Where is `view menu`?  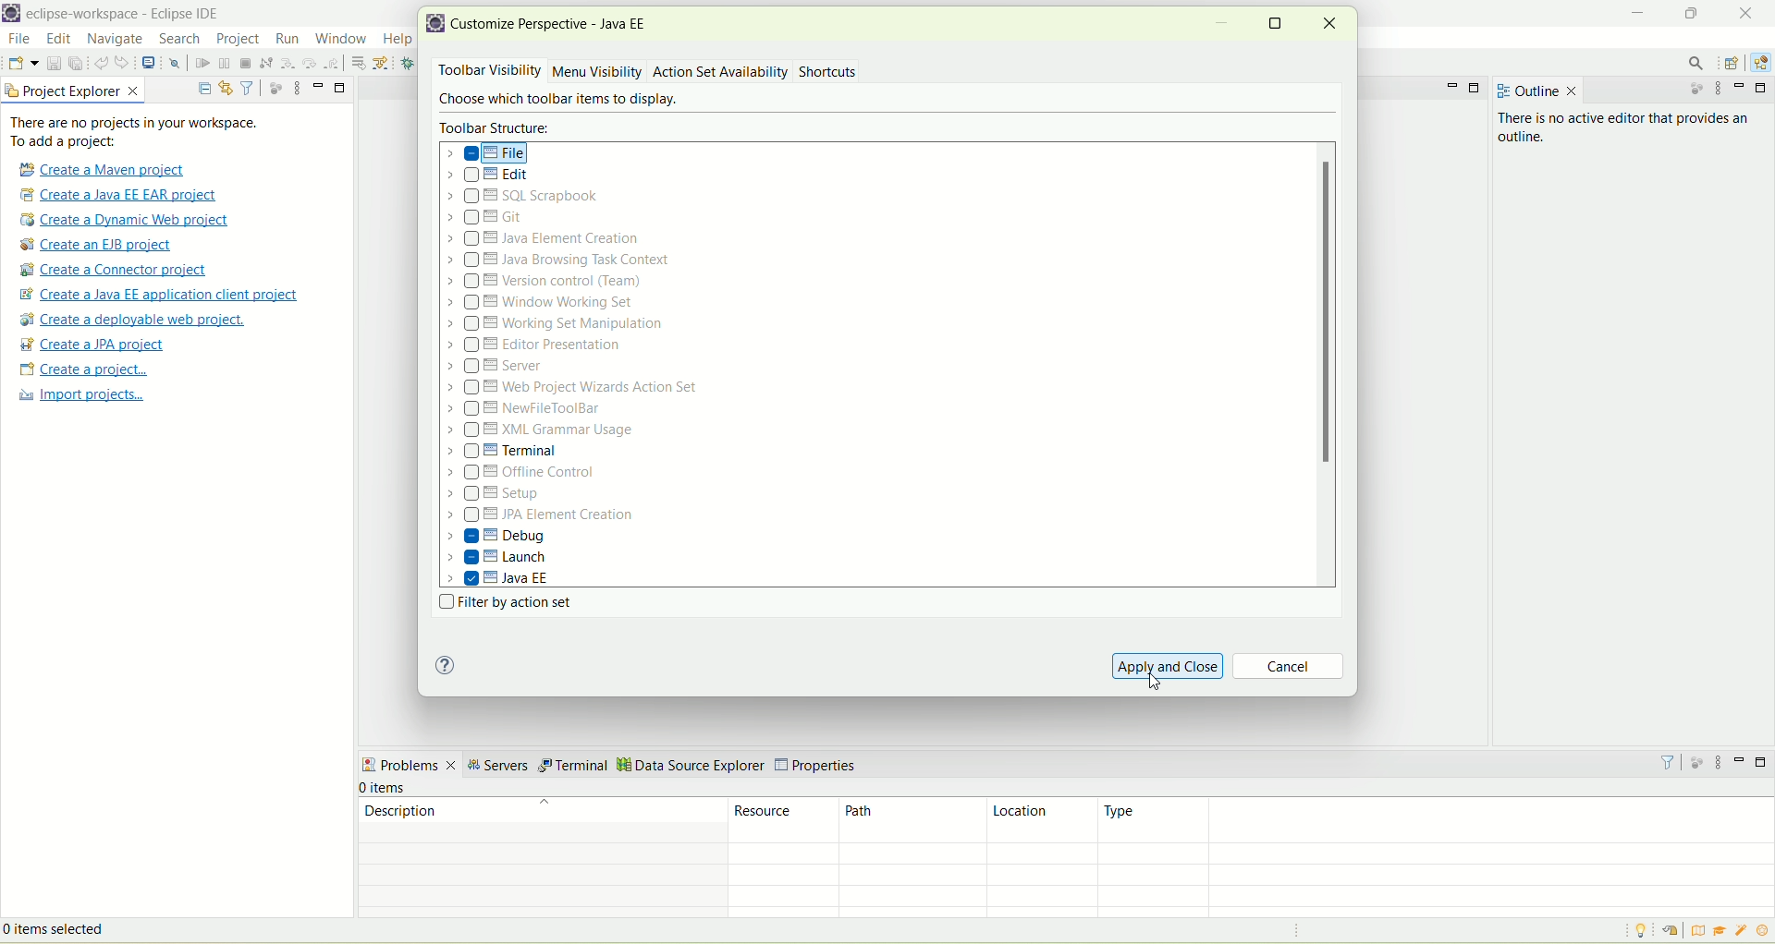
view menu is located at coordinates (1722, 91).